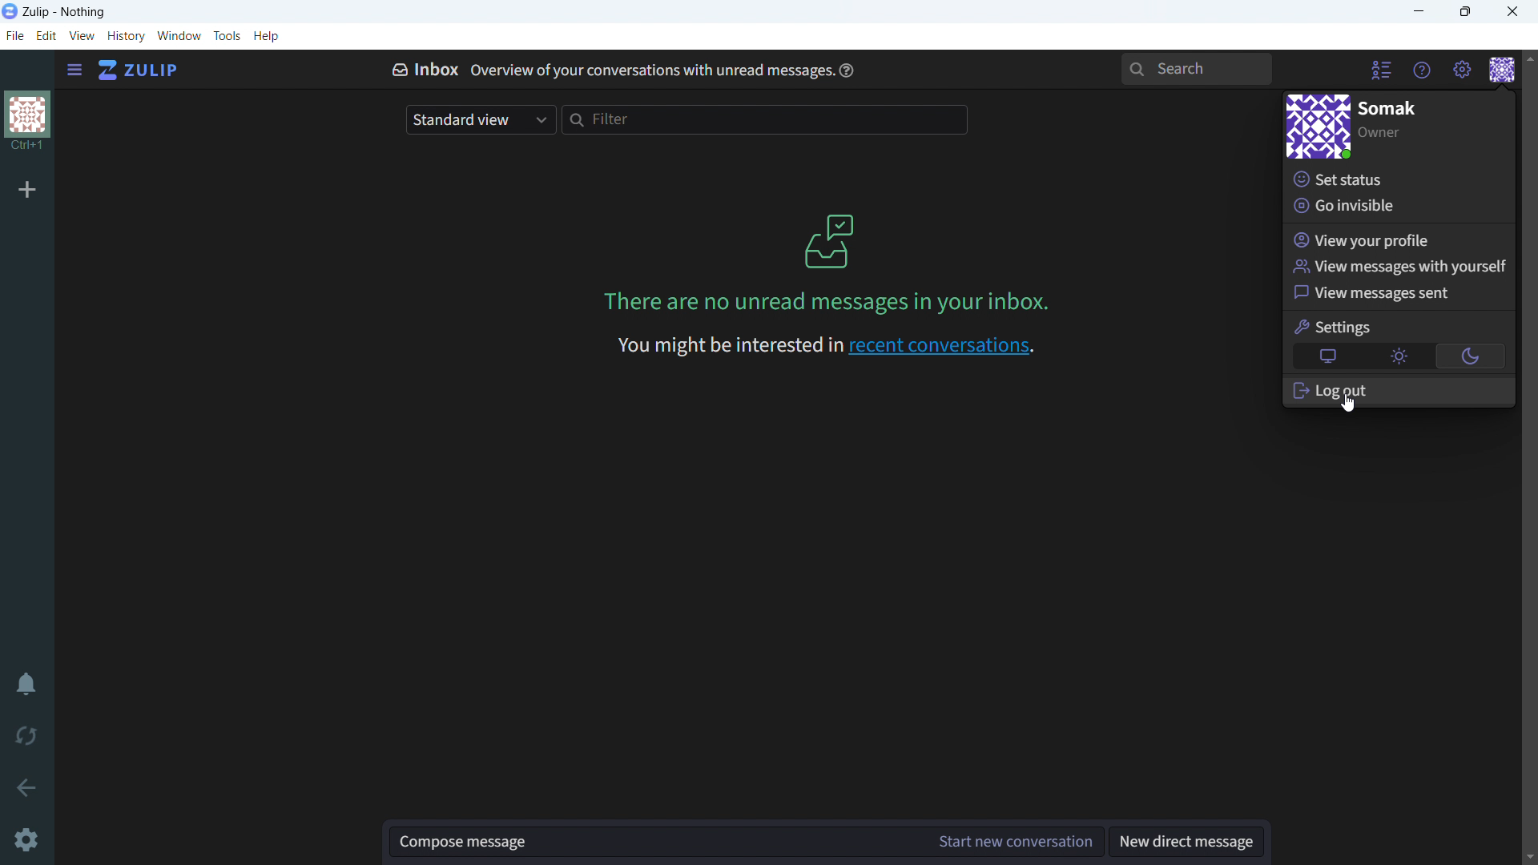 This screenshot has height=865, width=1538. I want to click on add organization, so click(27, 189).